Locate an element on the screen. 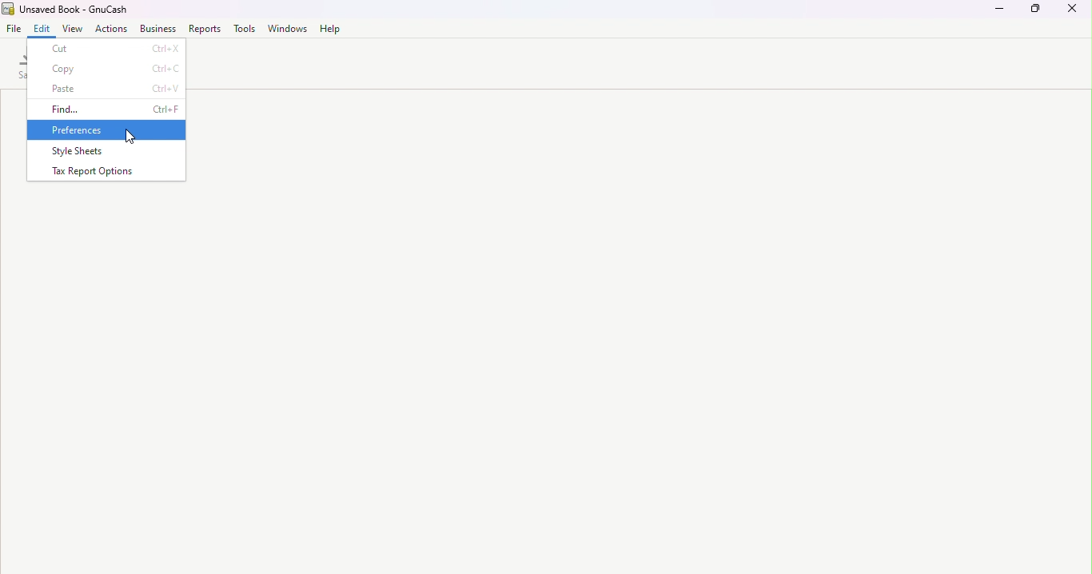 This screenshot has height=574, width=1092. Preferences is located at coordinates (105, 130).